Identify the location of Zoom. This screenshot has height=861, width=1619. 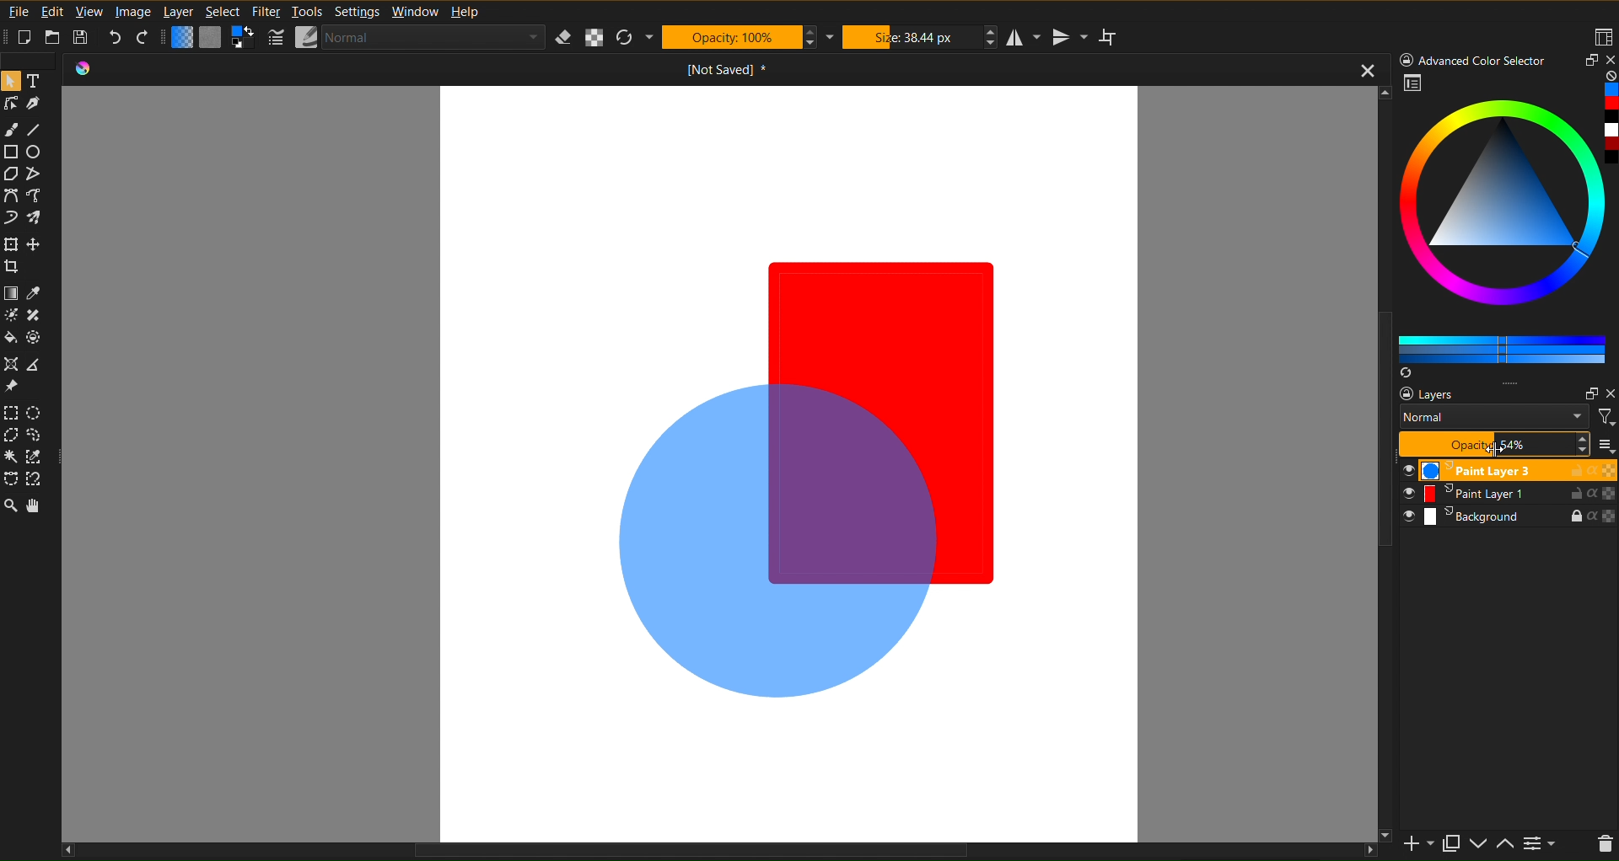
(10, 509).